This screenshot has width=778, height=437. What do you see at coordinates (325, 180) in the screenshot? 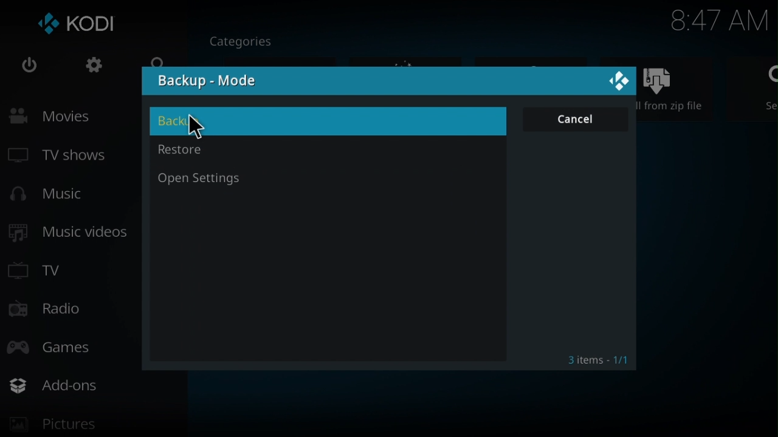
I see `open settings` at bounding box center [325, 180].